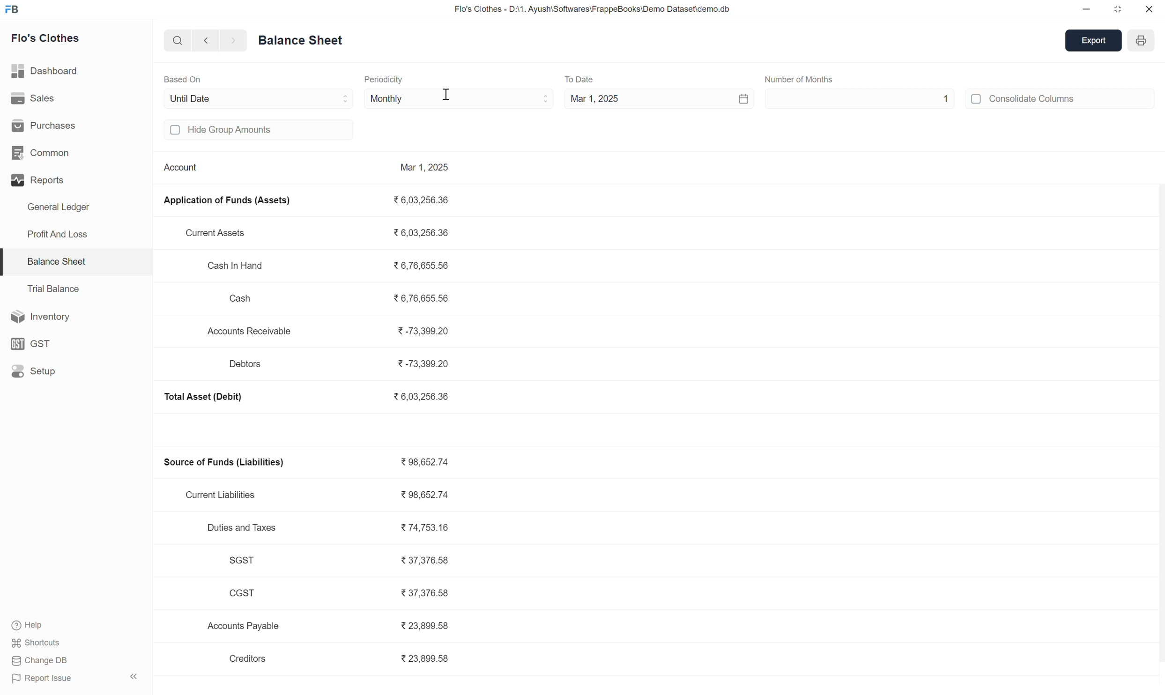 The height and width of the screenshot is (695, 1165). I want to click on Duties and Taxes 374,753.16, so click(332, 525).